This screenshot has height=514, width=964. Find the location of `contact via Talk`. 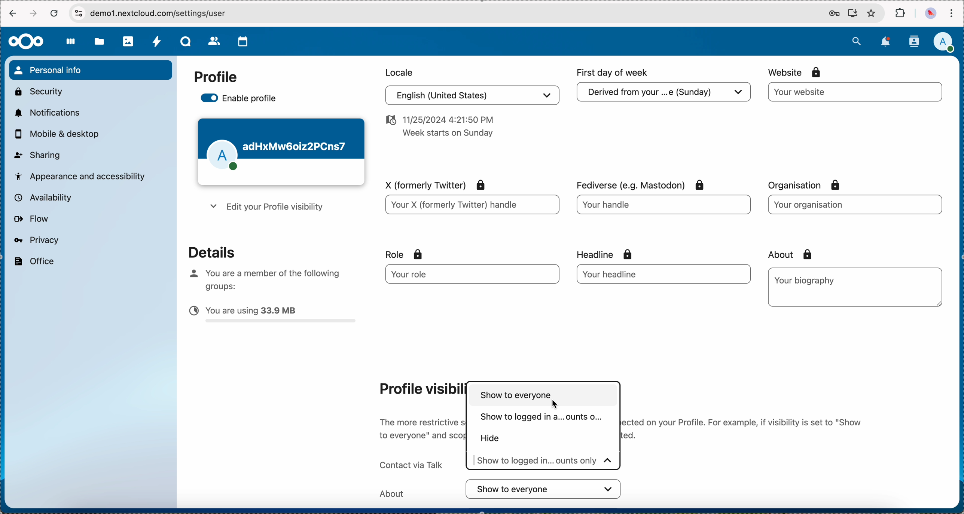

contact via Talk is located at coordinates (409, 461).